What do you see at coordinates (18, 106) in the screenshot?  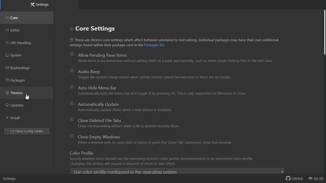 I see `updates` at bounding box center [18, 106].